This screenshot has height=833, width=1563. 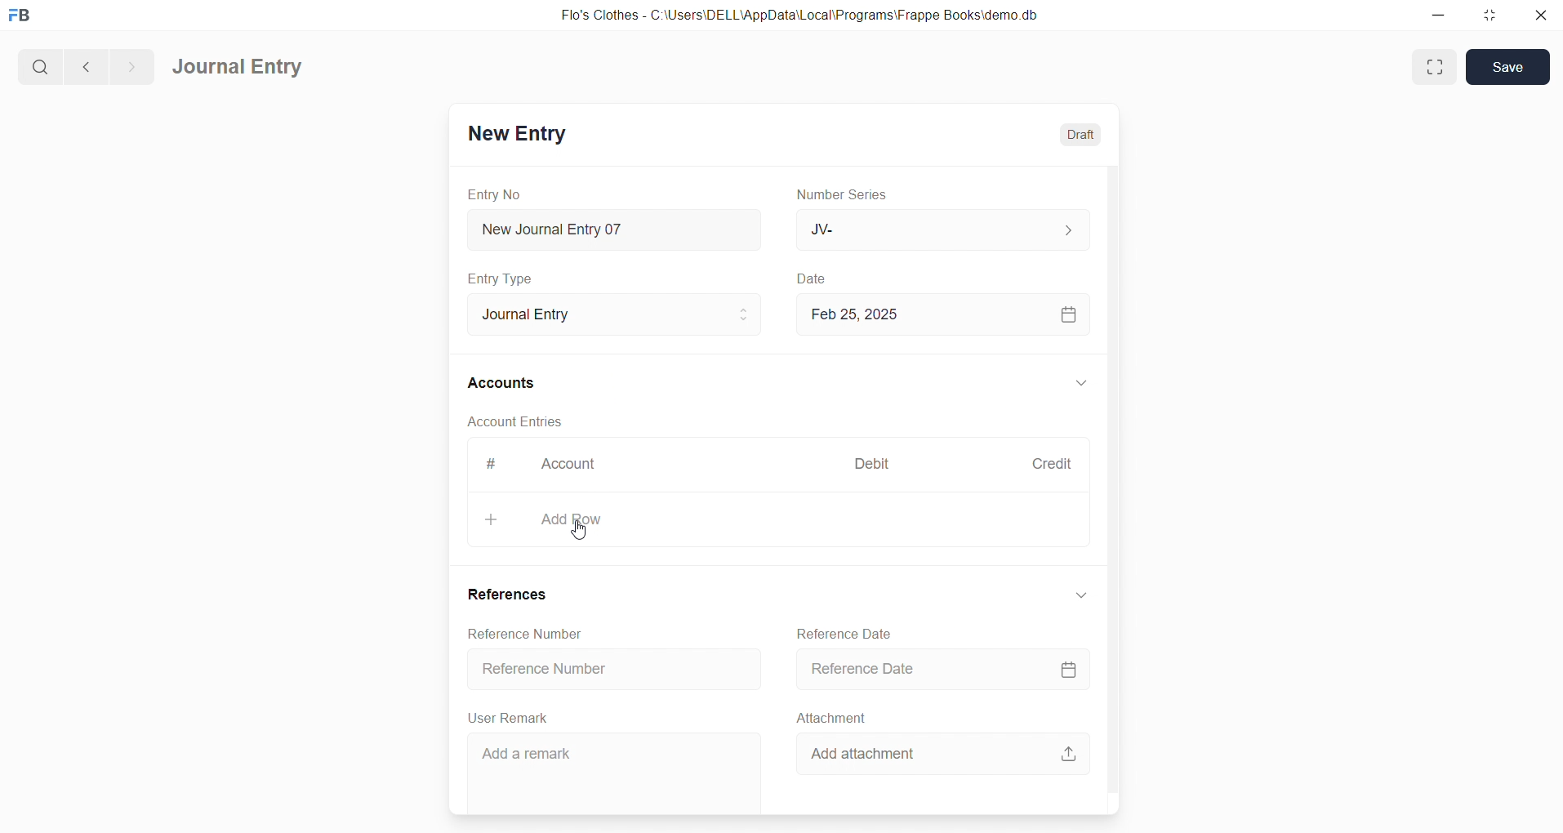 What do you see at coordinates (942, 670) in the screenshot?
I see `Reference Date` at bounding box center [942, 670].